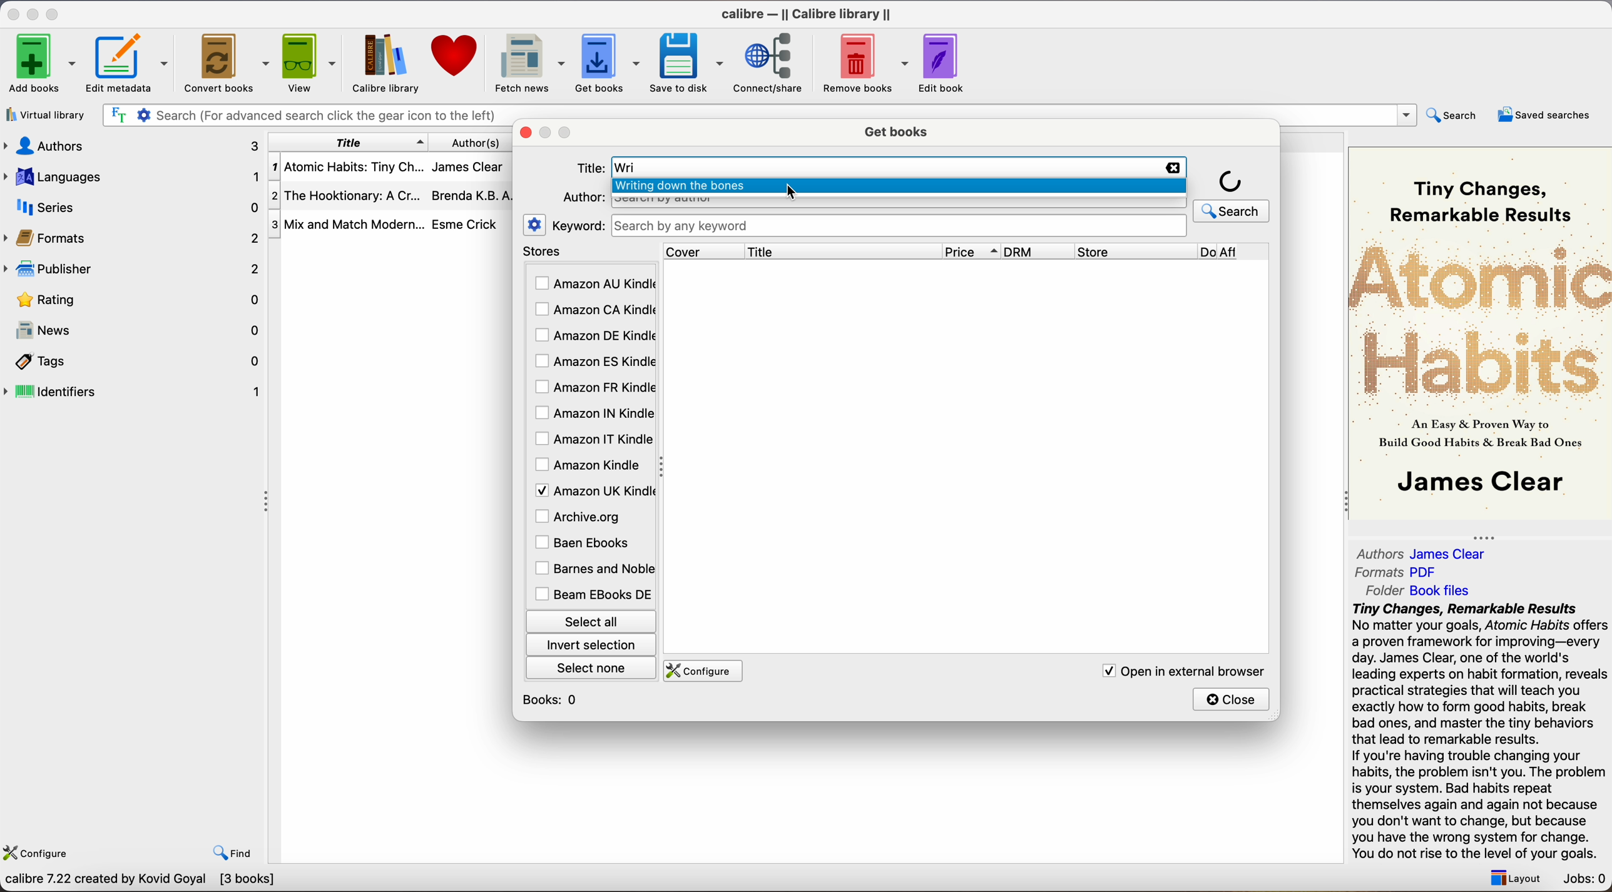 This screenshot has width=1612, height=892. I want to click on select all, so click(589, 620).